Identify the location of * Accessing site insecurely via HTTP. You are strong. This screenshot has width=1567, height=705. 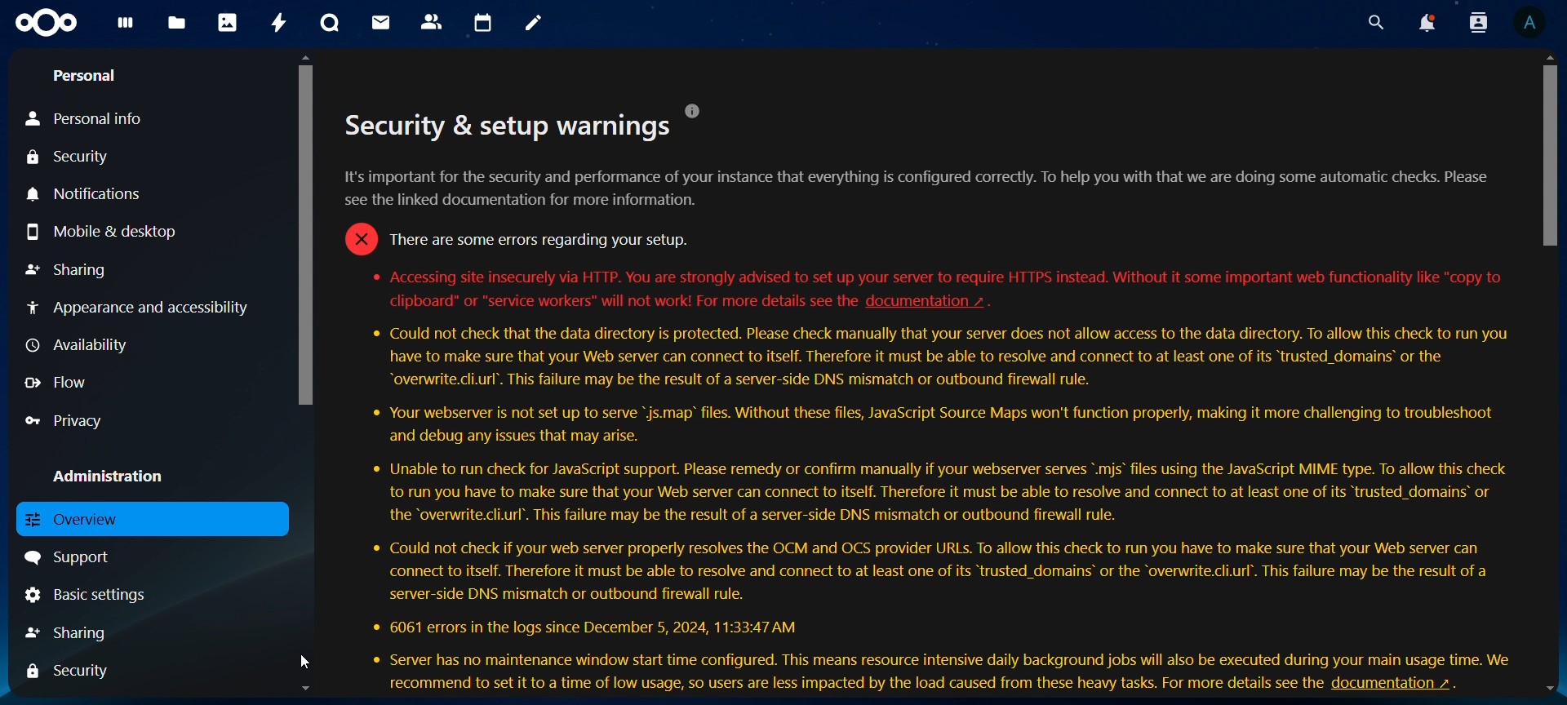
(520, 239).